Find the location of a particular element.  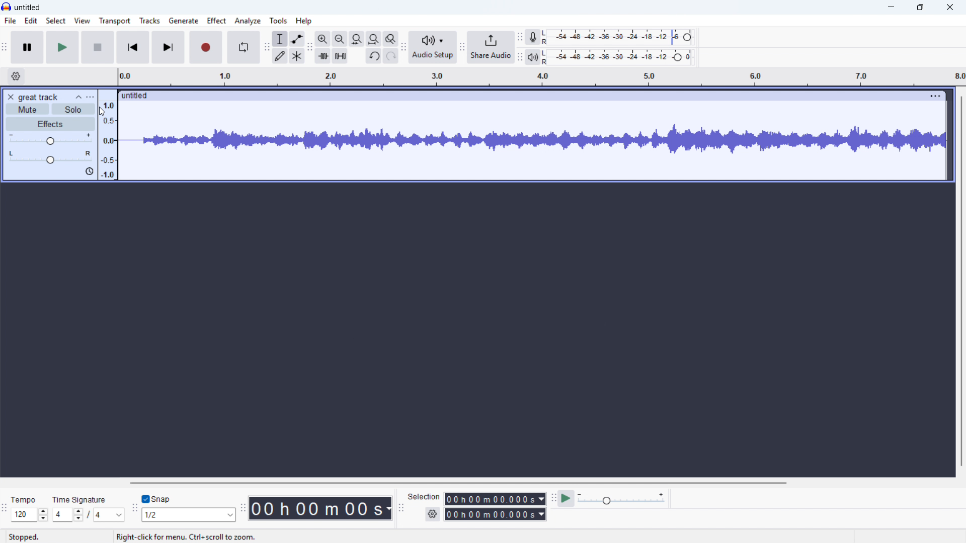

help  is located at coordinates (303, 21).